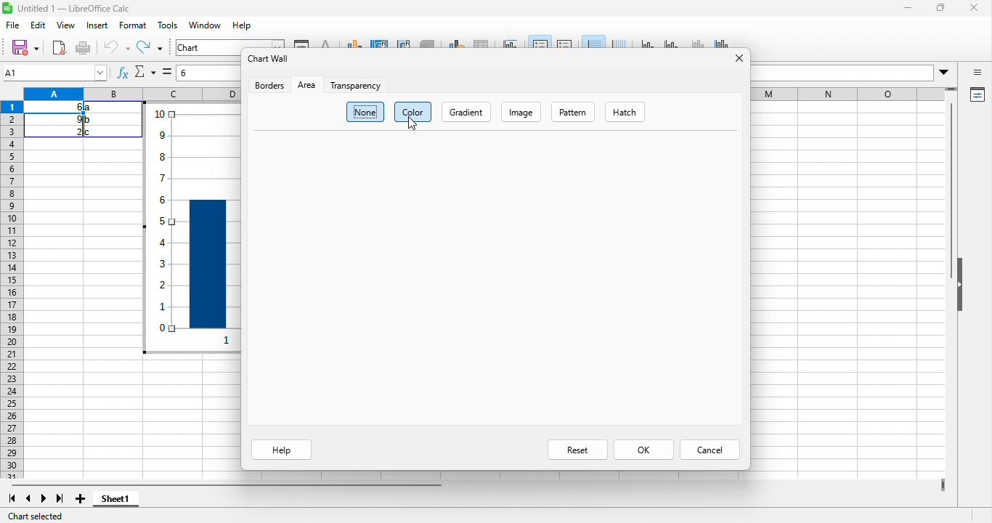 This screenshot has height=523, width=992. What do you see at coordinates (15, 291) in the screenshot?
I see `row headings` at bounding box center [15, 291].